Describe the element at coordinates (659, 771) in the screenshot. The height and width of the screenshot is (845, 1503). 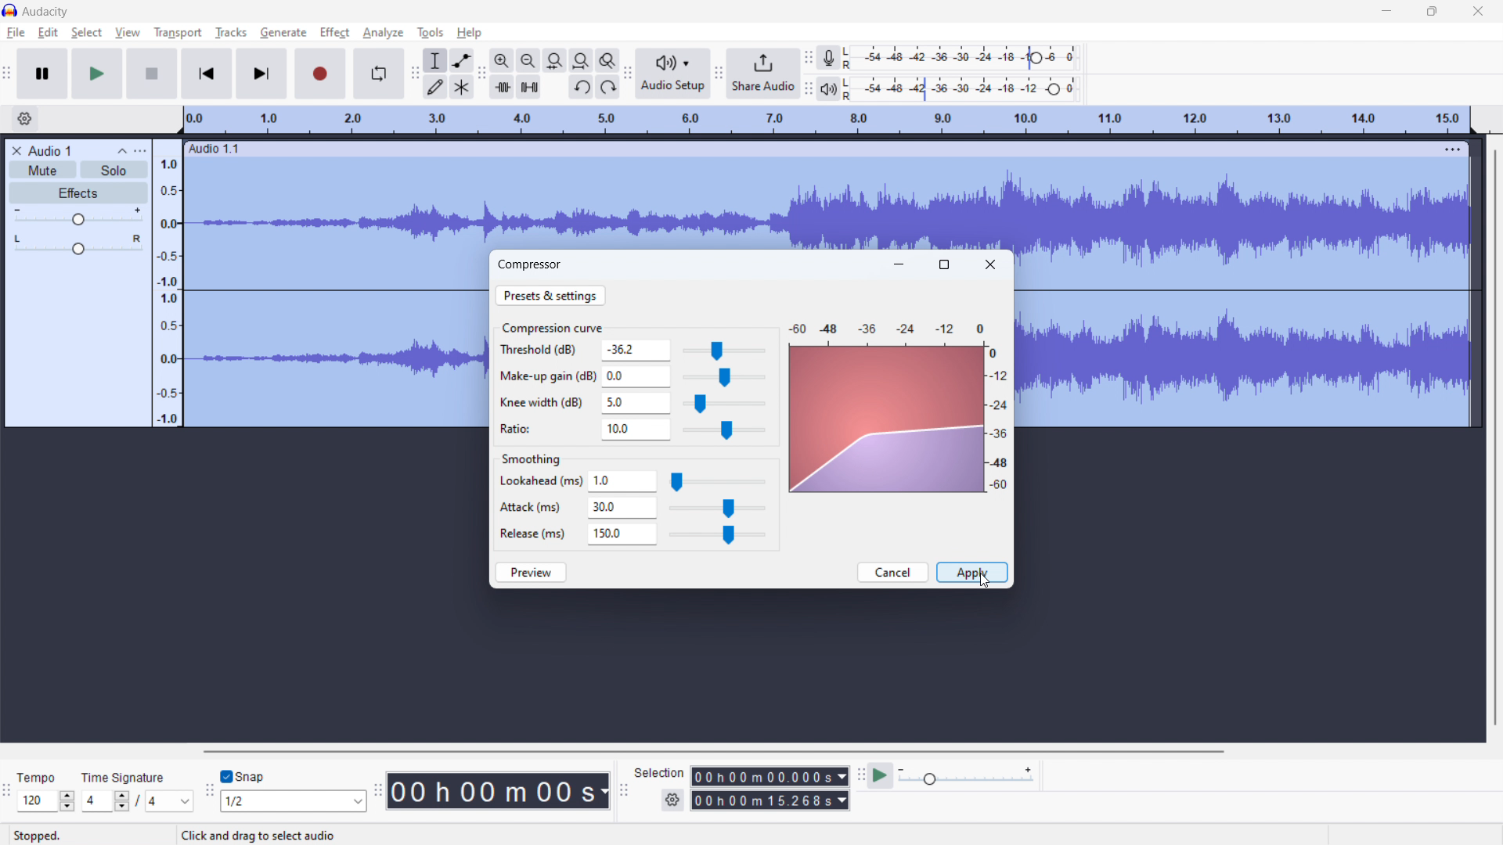
I see `Selection` at that location.